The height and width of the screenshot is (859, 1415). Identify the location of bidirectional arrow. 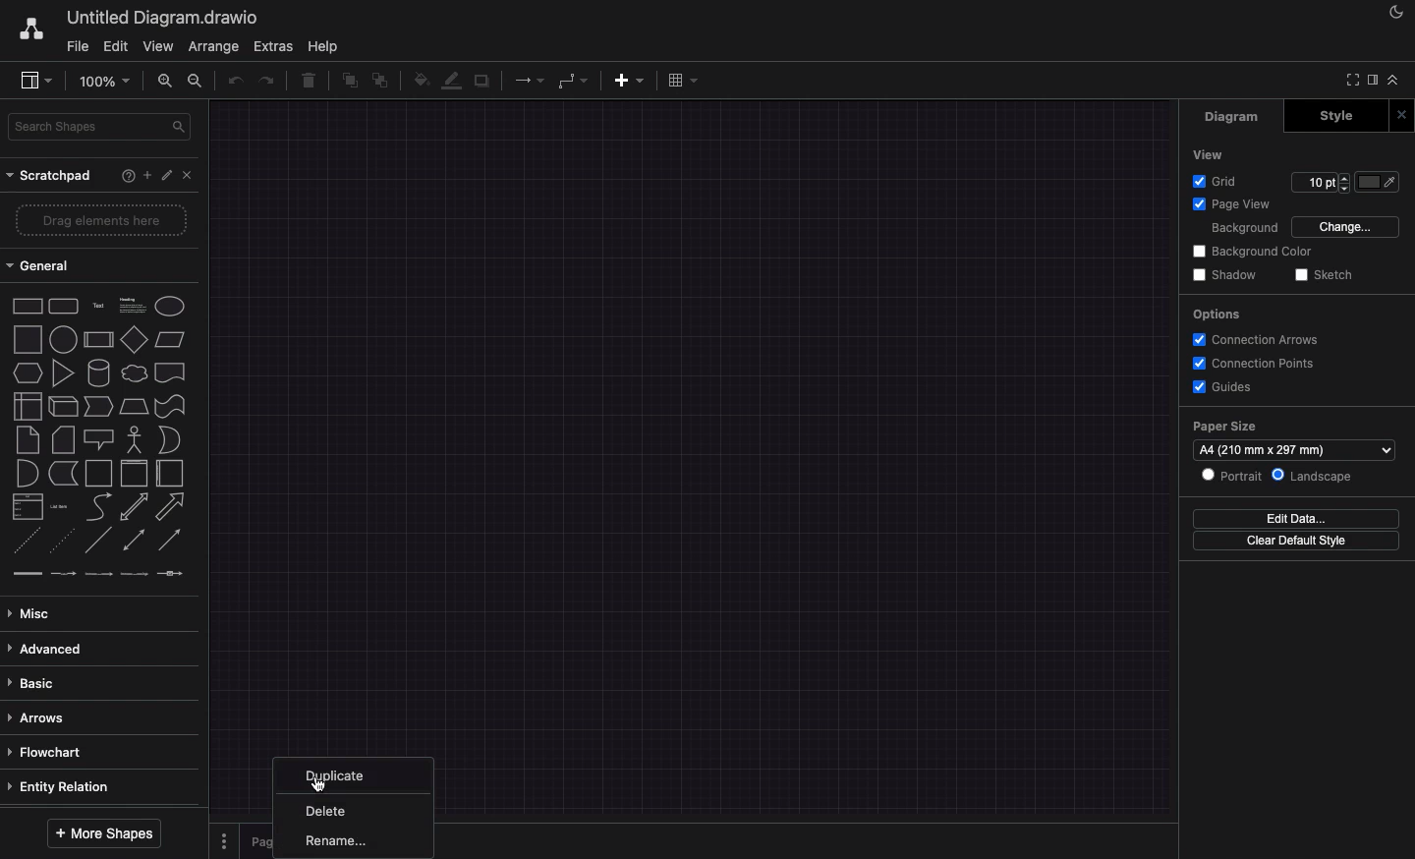
(134, 507).